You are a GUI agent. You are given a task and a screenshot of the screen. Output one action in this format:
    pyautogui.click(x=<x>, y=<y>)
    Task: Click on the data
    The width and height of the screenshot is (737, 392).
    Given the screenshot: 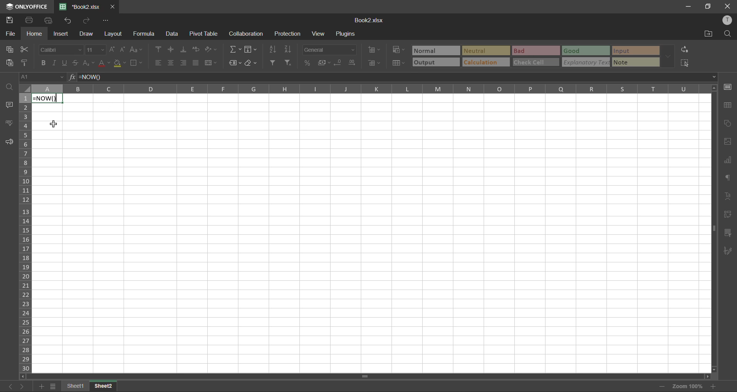 What is the action you would take?
    pyautogui.click(x=172, y=35)
    